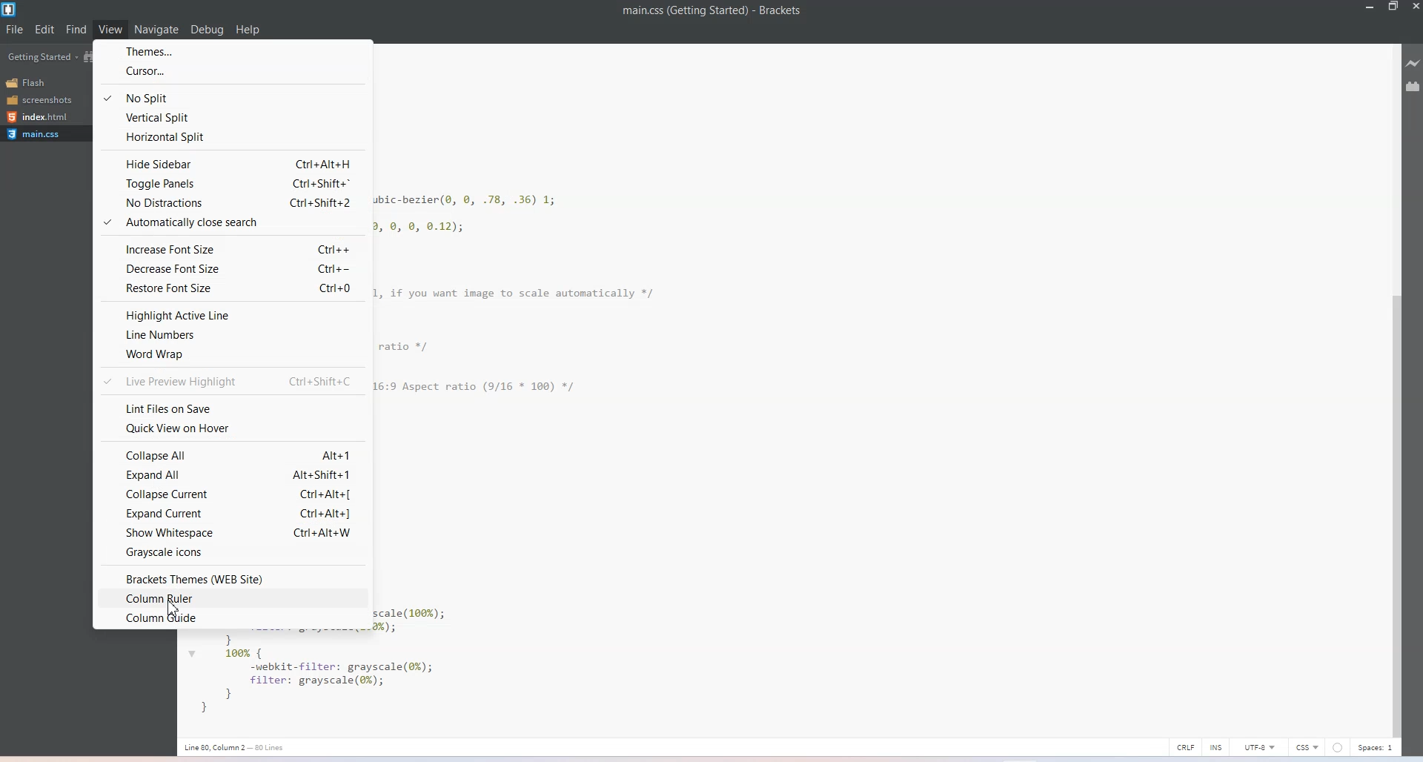  Describe the element at coordinates (1414, 7) in the screenshot. I see `Close` at that location.